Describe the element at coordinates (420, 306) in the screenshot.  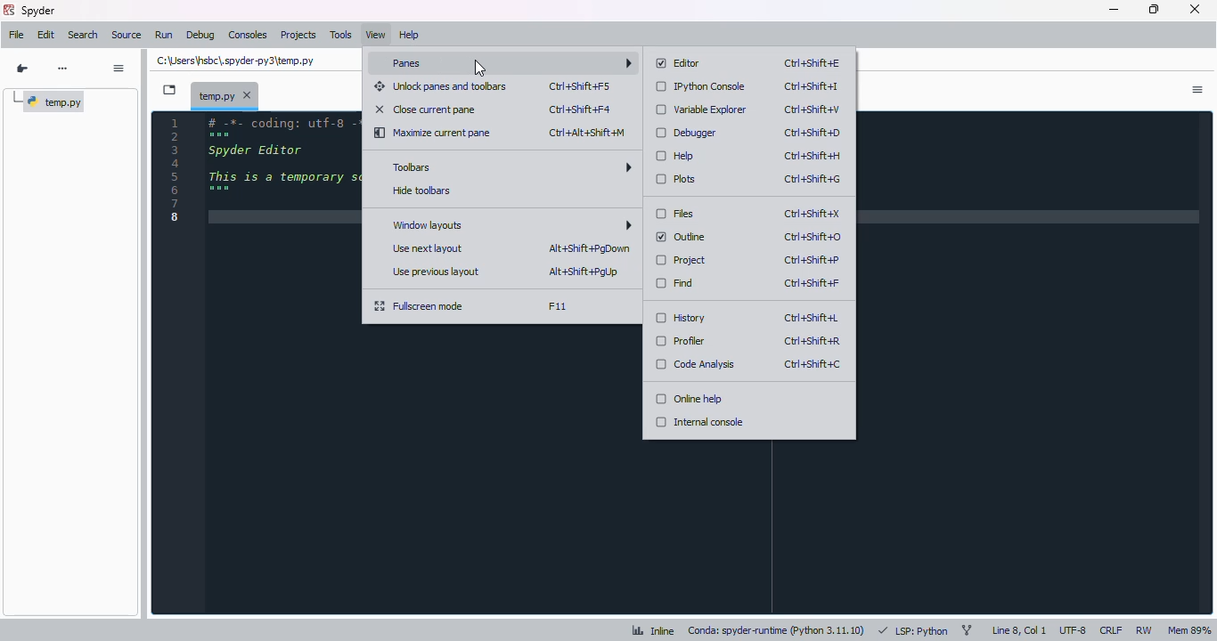
I see `fullscreen mode` at that location.